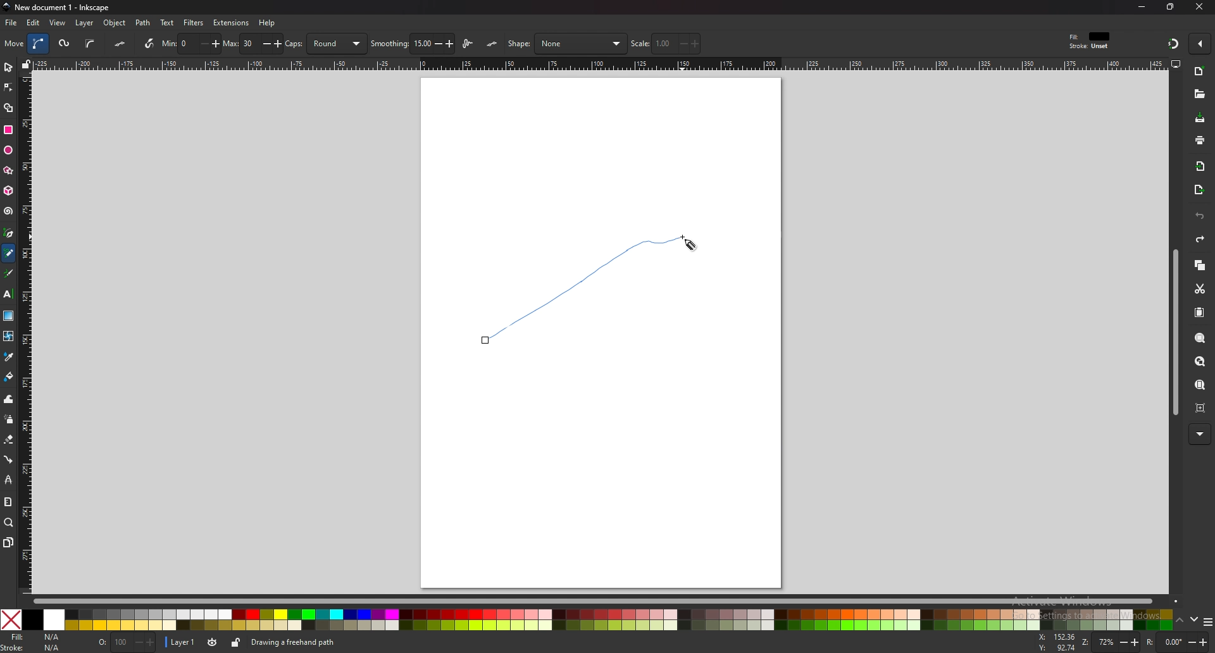  I want to click on lpe, so click(8, 480).